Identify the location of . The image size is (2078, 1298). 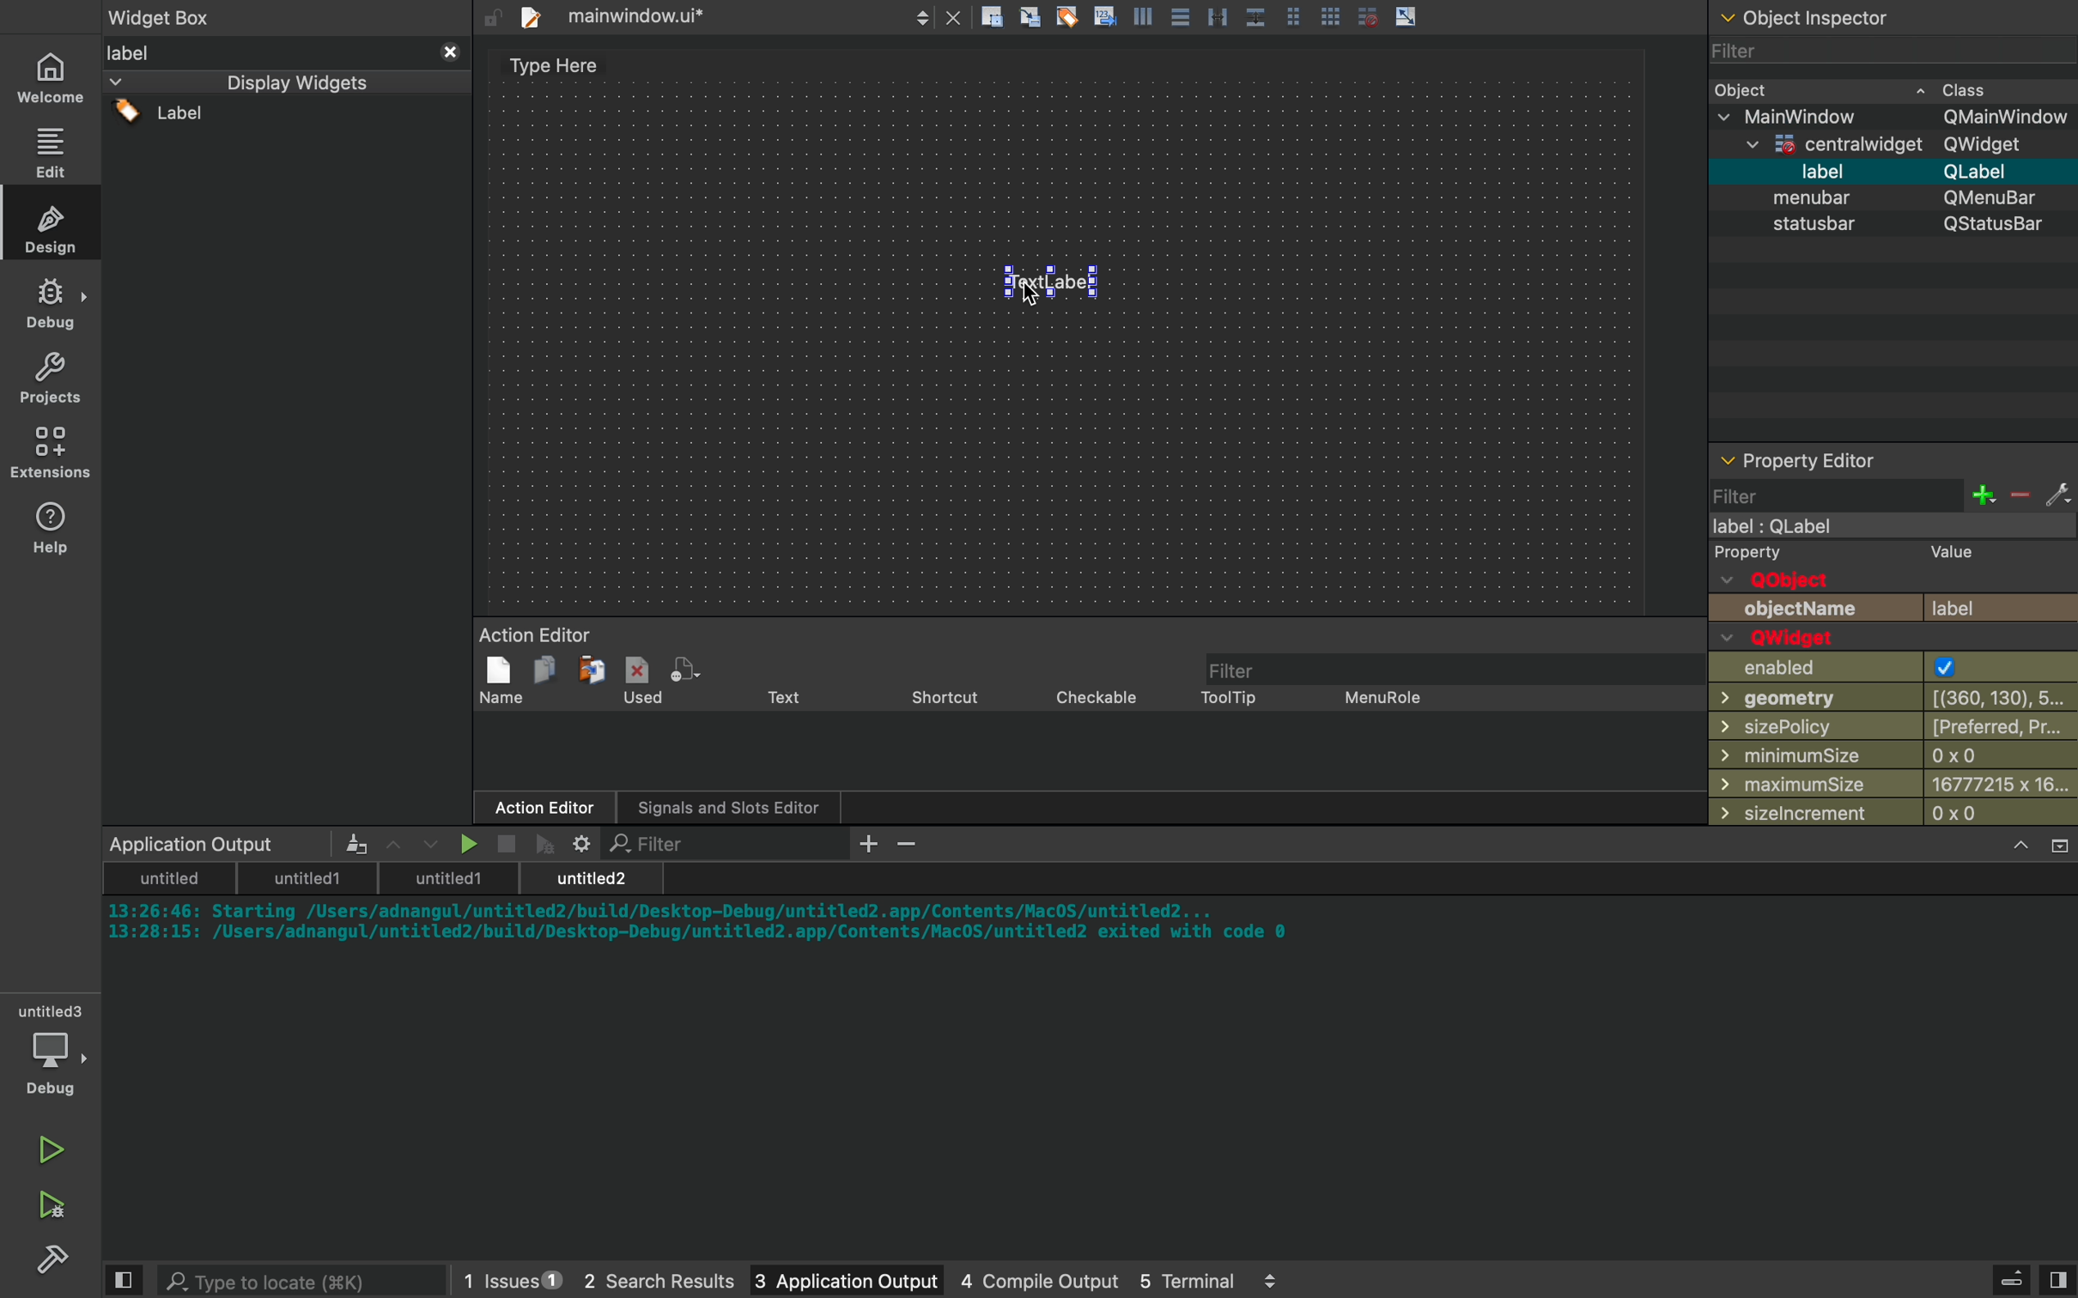
(2032, 1279).